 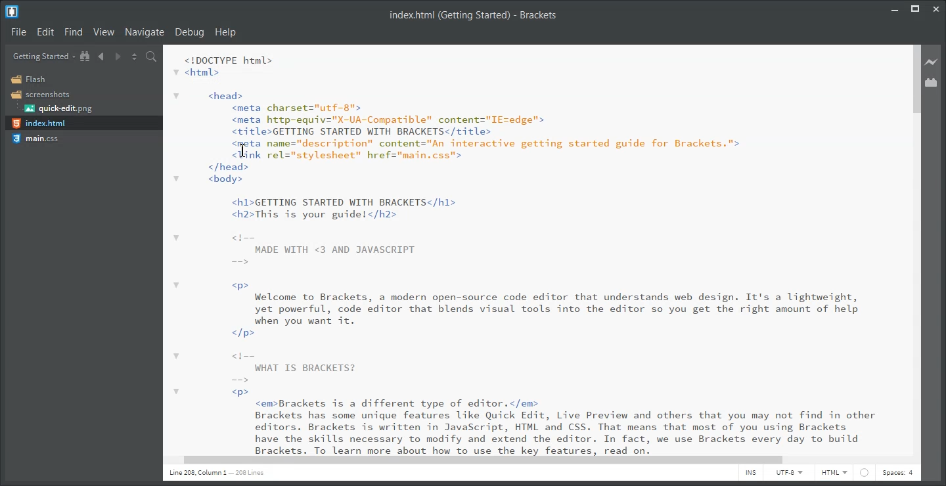 I want to click on Navigate Backward, so click(x=102, y=56).